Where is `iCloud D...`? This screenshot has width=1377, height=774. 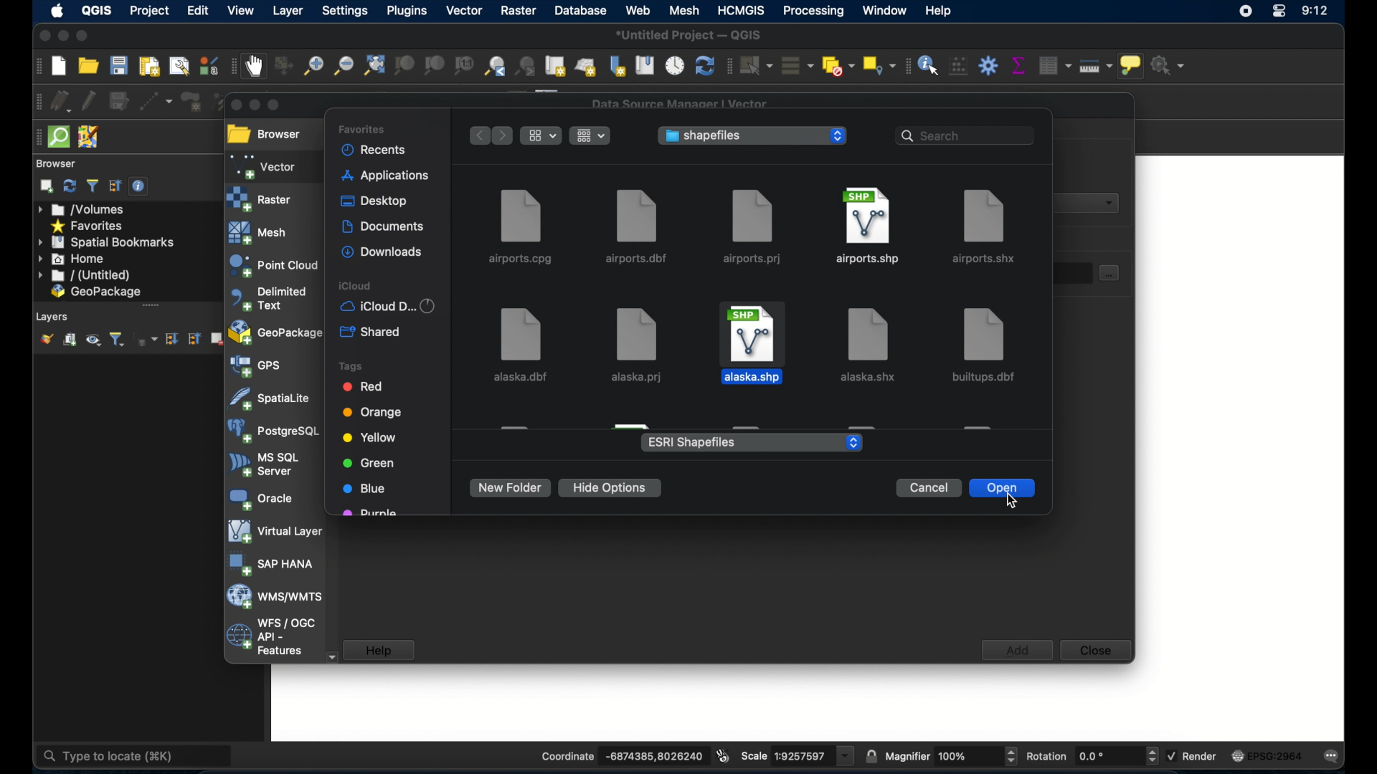
iCloud D... is located at coordinates (388, 307).